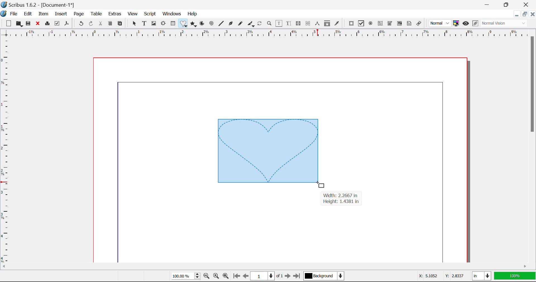 This screenshot has height=282, width=536. What do you see at coordinates (409, 24) in the screenshot?
I see `Text Annotation` at bounding box center [409, 24].